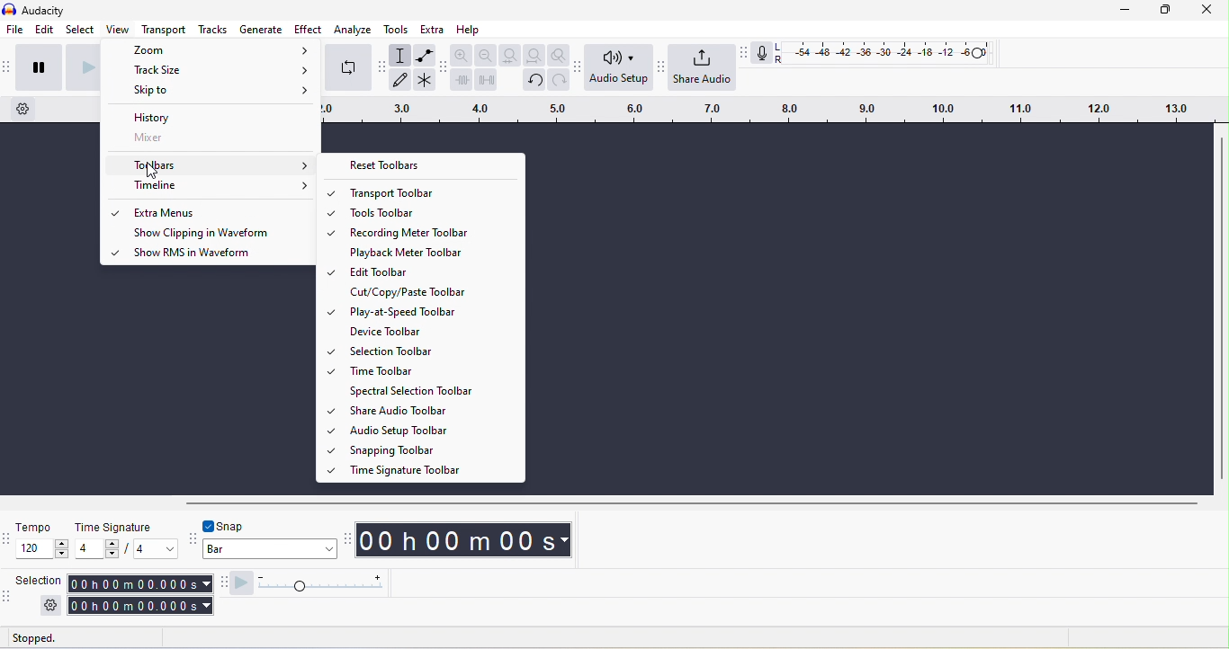 This screenshot has height=649, width=1229. What do you see at coordinates (7, 600) in the screenshot?
I see `selection toolbar` at bounding box center [7, 600].